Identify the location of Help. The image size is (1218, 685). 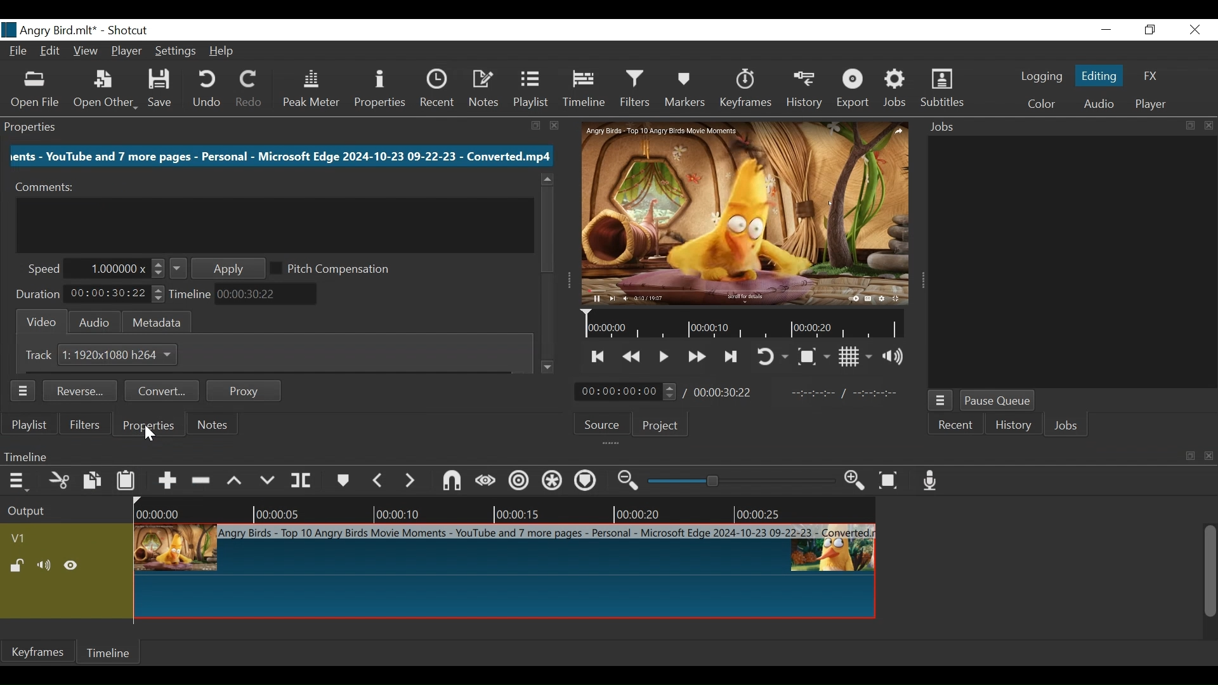
(225, 51).